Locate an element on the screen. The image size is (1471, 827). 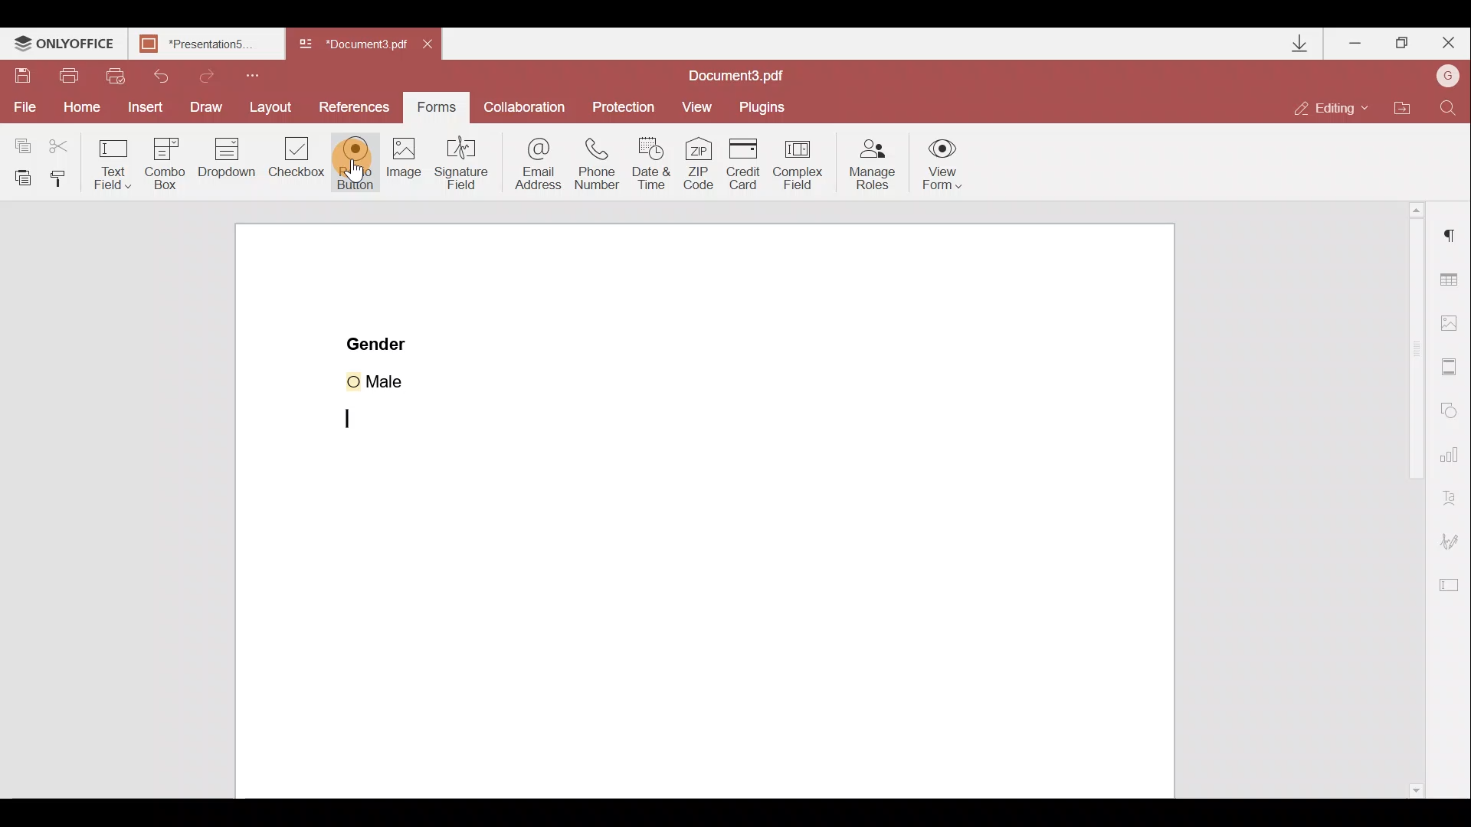
Downloads is located at coordinates (1291, 41).